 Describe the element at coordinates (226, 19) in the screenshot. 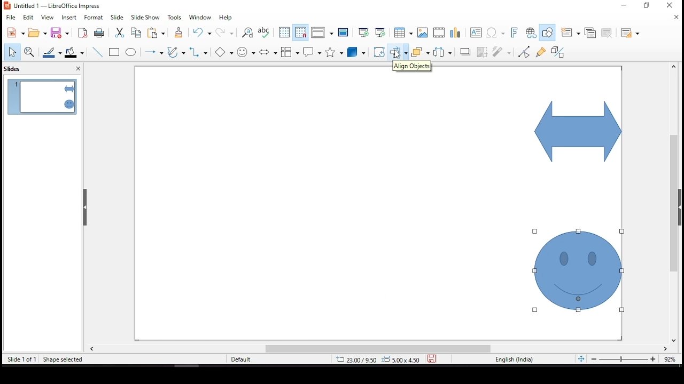

I see `help` at that location.